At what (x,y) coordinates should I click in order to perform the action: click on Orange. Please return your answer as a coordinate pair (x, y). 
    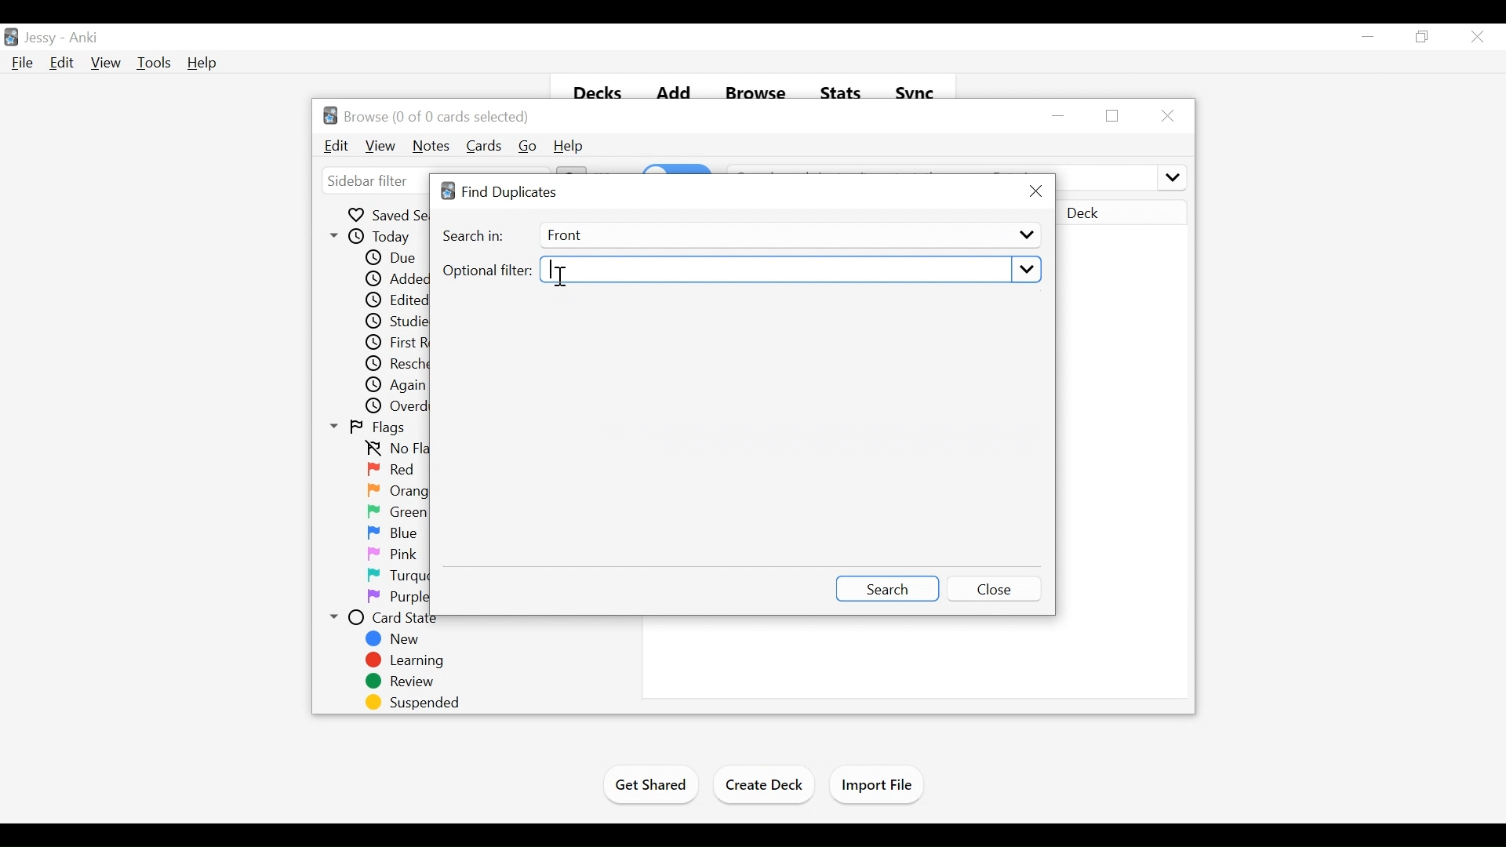
    Looking at the image, I should click on (398, 490).